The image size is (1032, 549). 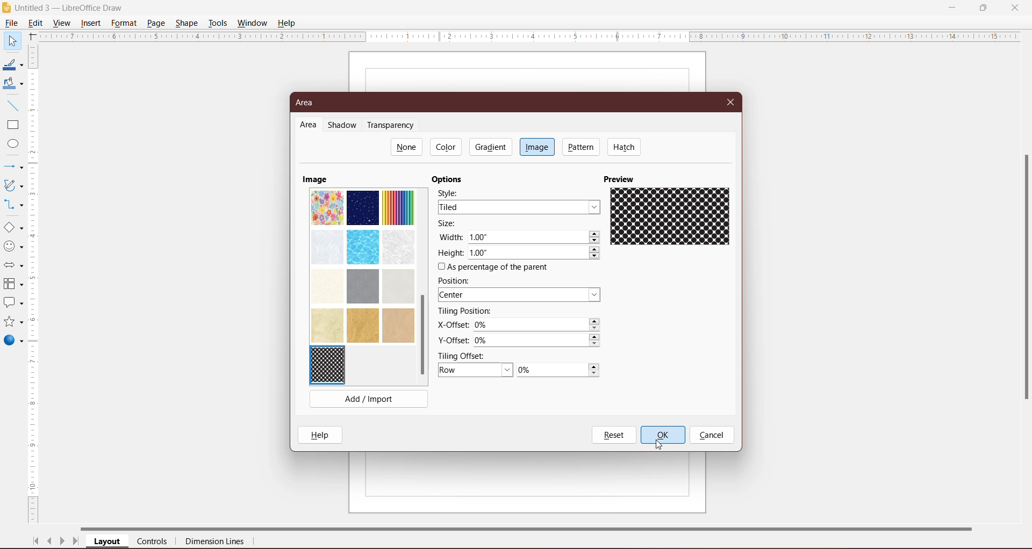 I want to click on Scroll to next page, so click(x=62, y=543).